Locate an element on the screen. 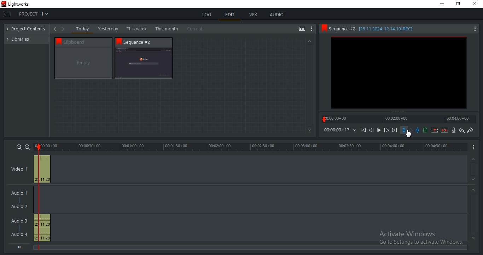 This screenshot has width=483, height=255. show menu is located at coordinates (474, 147).